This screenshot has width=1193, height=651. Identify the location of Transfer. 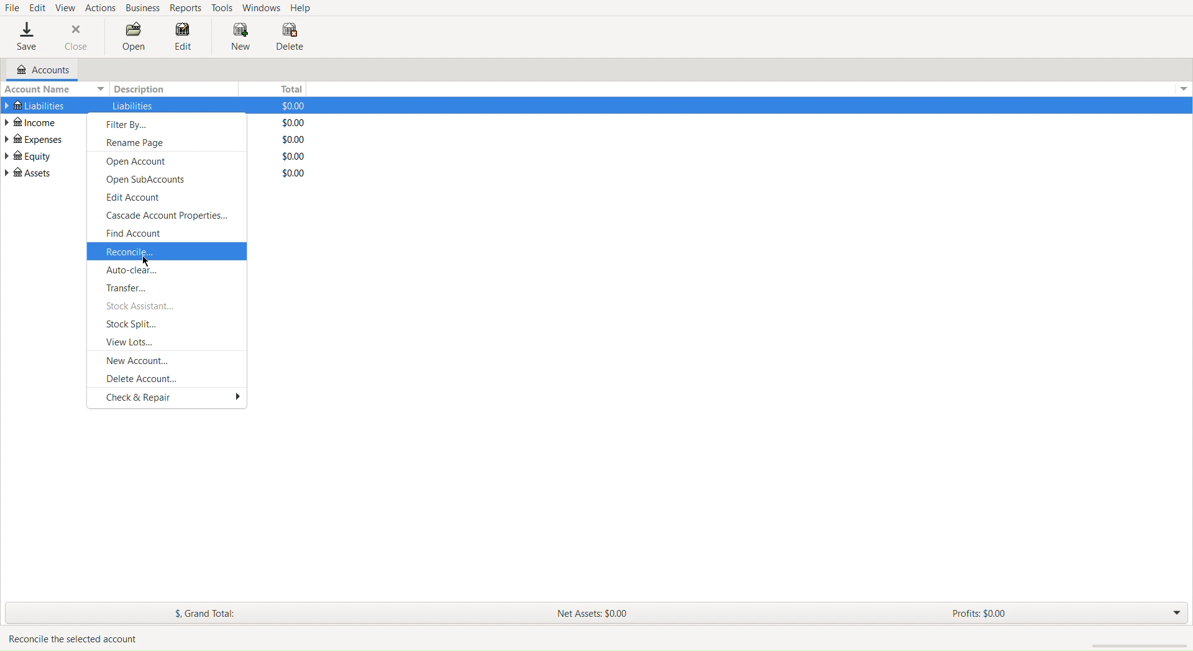
(169, 289).